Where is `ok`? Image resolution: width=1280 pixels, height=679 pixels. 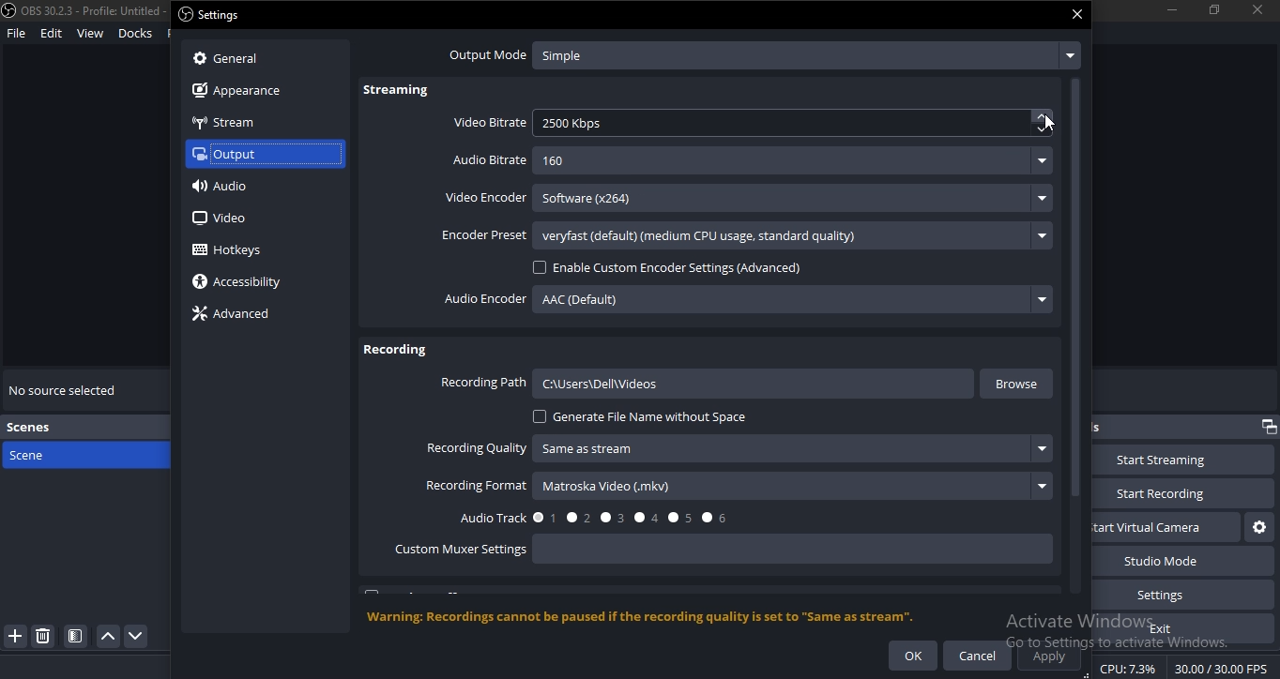
ok is located at coordinates (913, 656).